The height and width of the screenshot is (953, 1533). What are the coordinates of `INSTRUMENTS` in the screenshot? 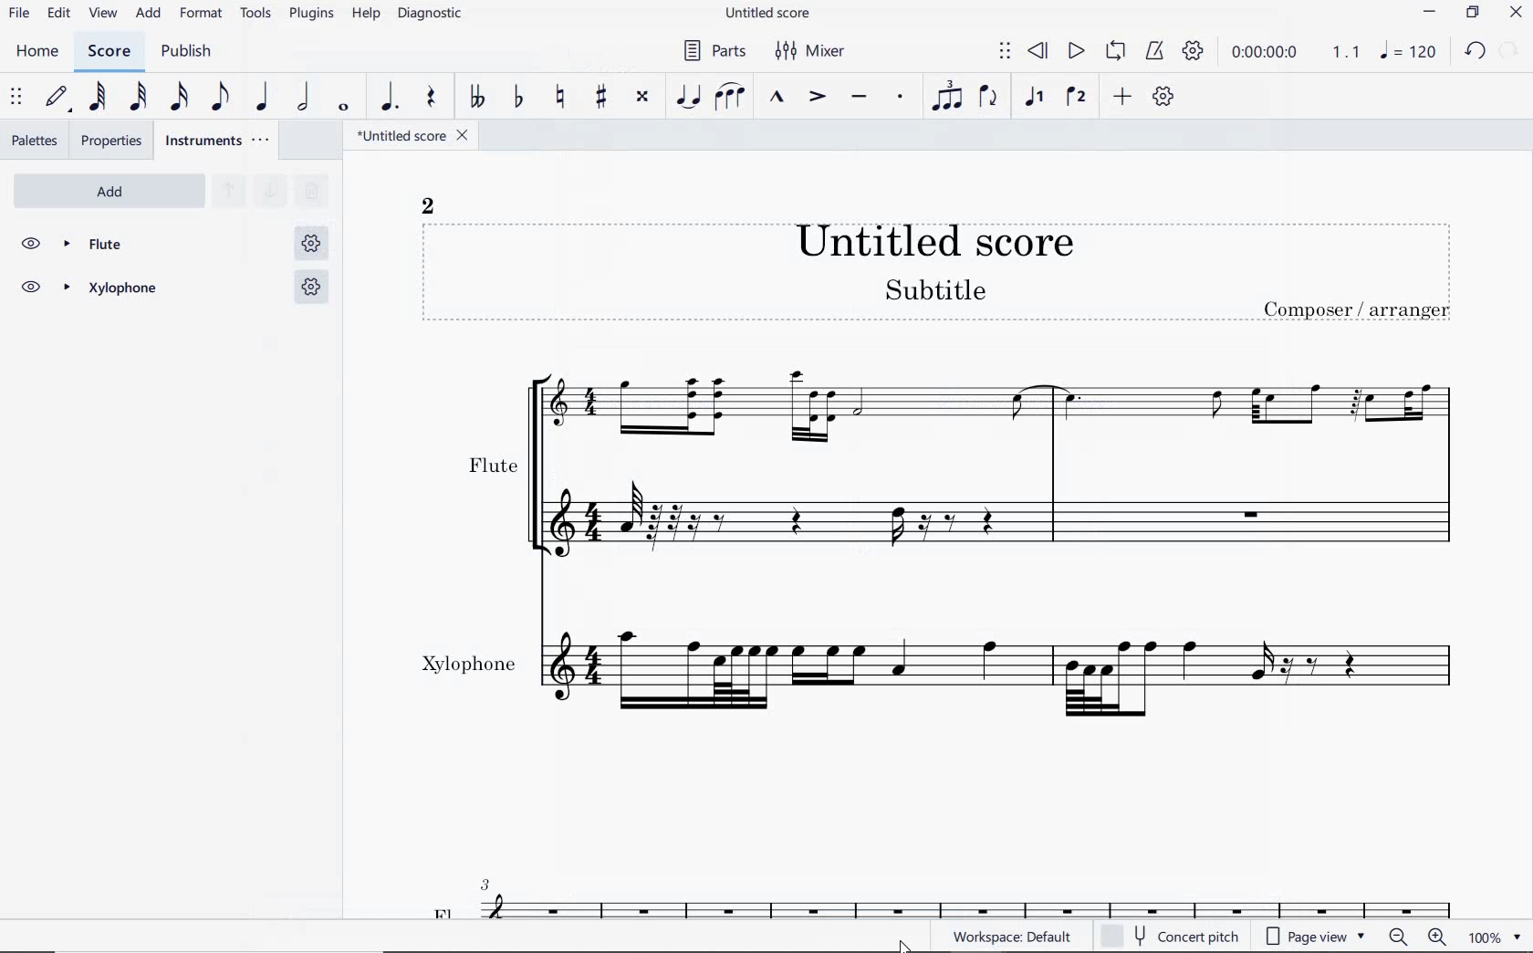 It's located at (215, 141).